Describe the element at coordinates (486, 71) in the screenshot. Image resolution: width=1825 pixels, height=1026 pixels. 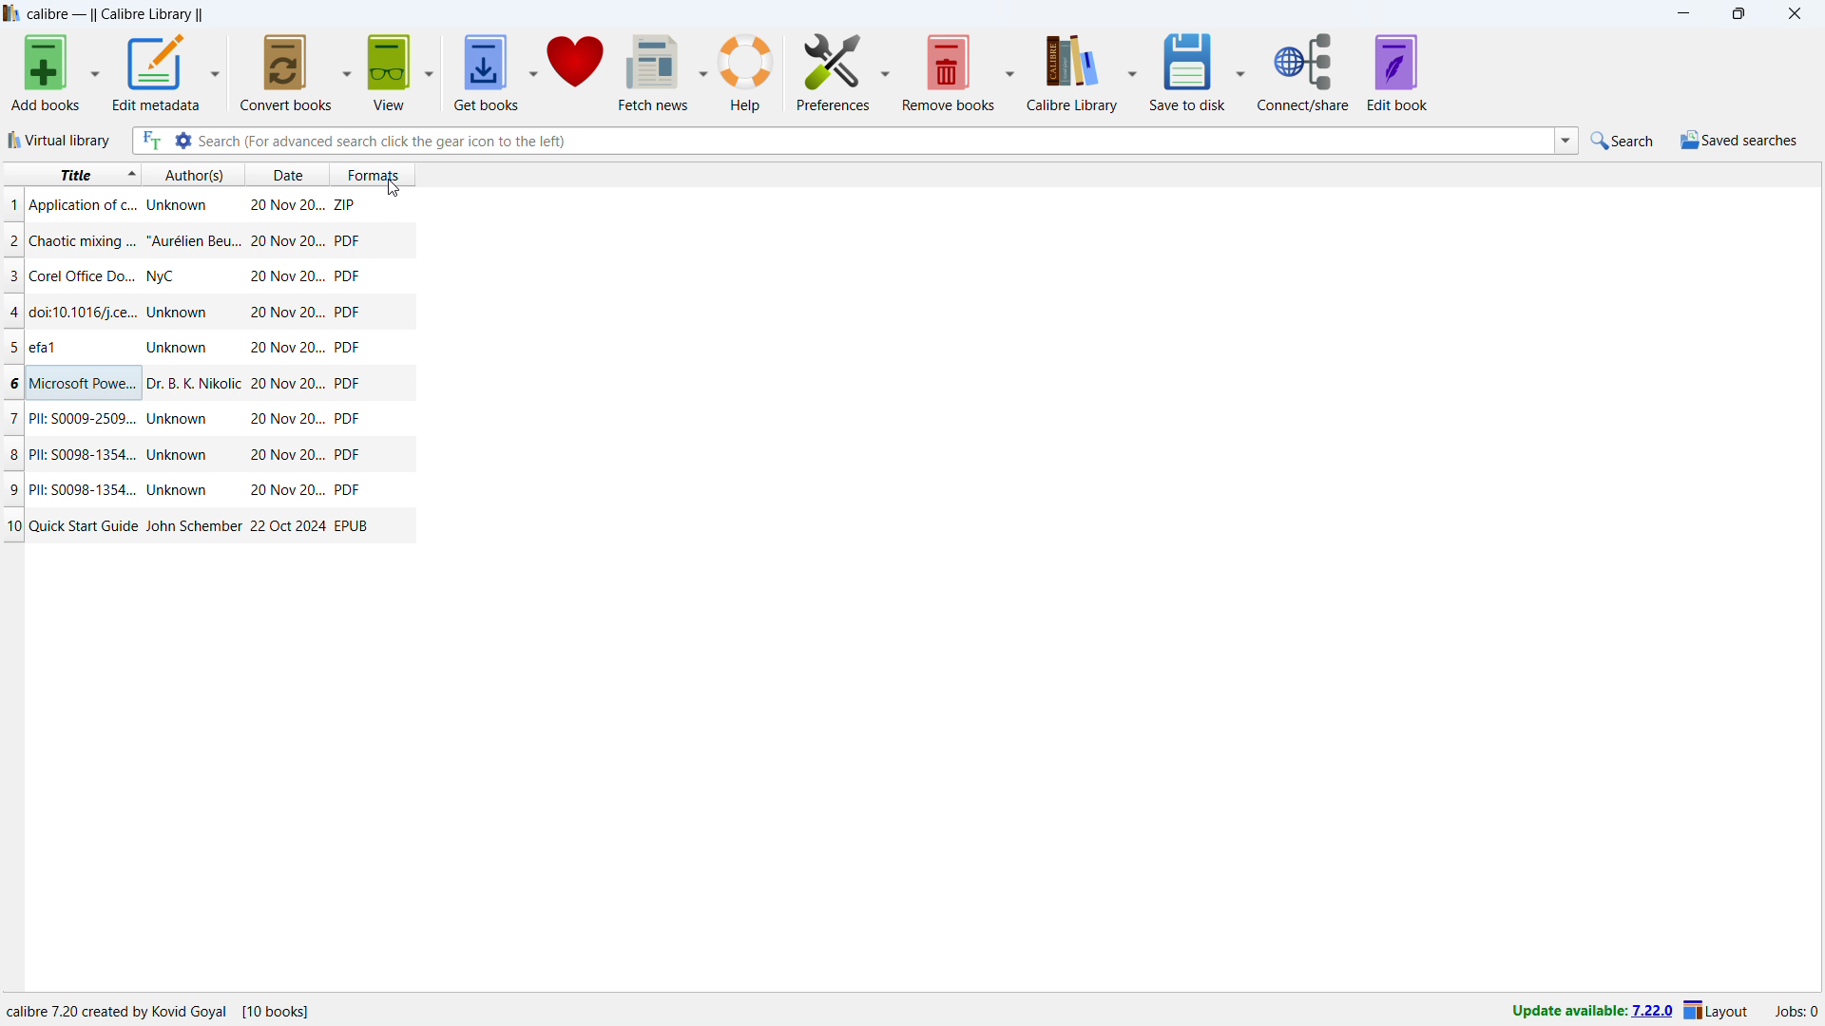
I see `get books` at that location.